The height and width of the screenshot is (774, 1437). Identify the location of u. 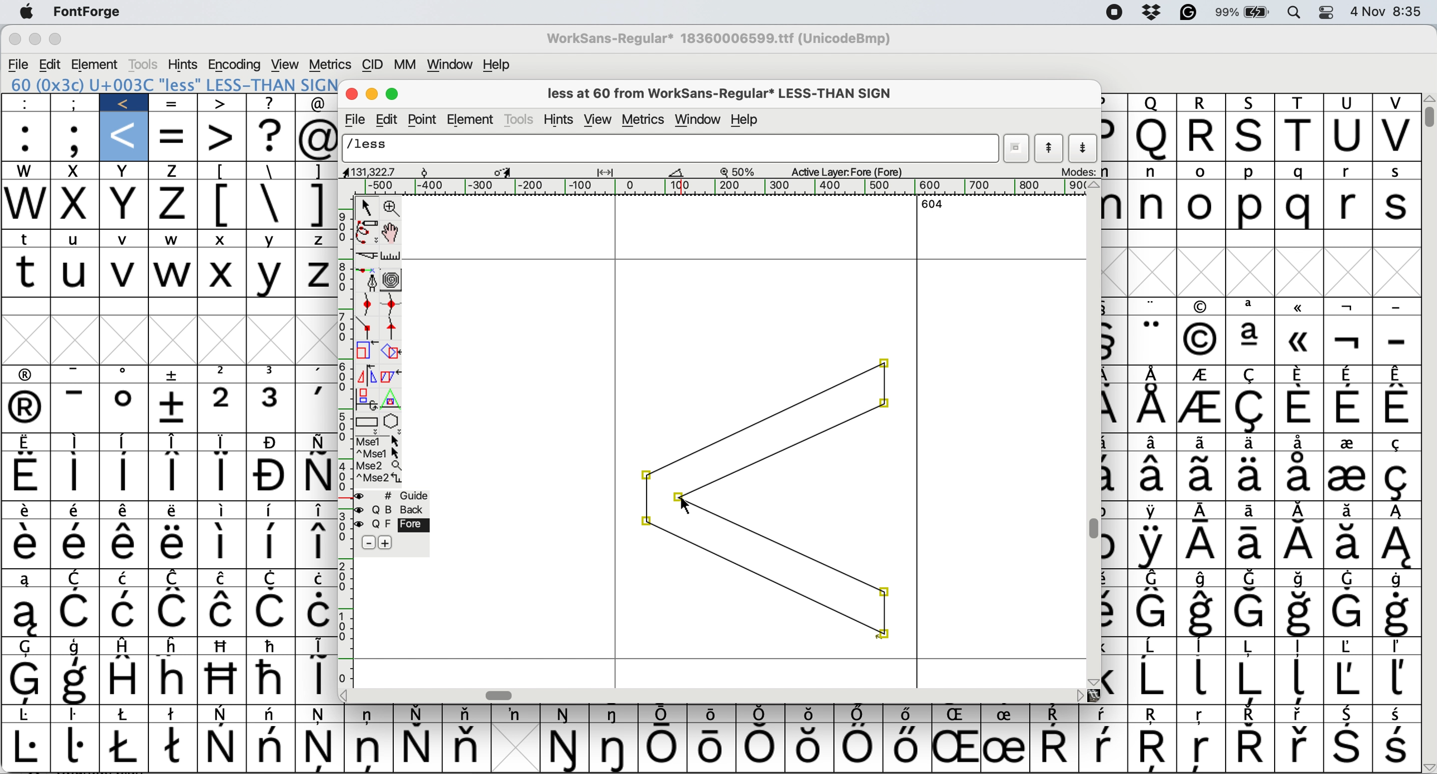
(1348, 136).